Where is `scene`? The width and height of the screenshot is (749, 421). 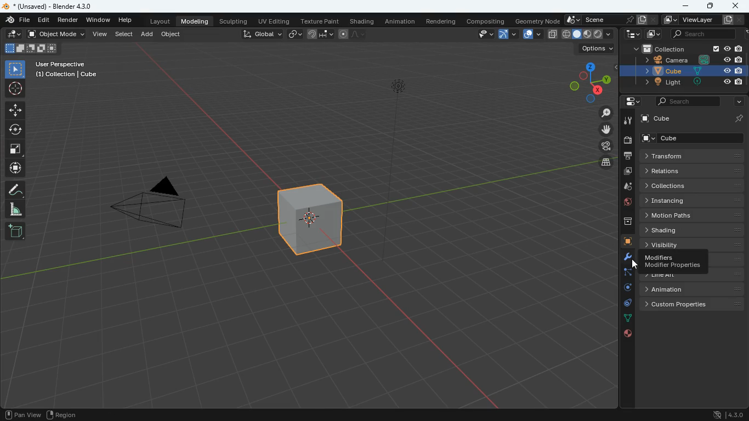 scene is located at coordinates (611, 20).